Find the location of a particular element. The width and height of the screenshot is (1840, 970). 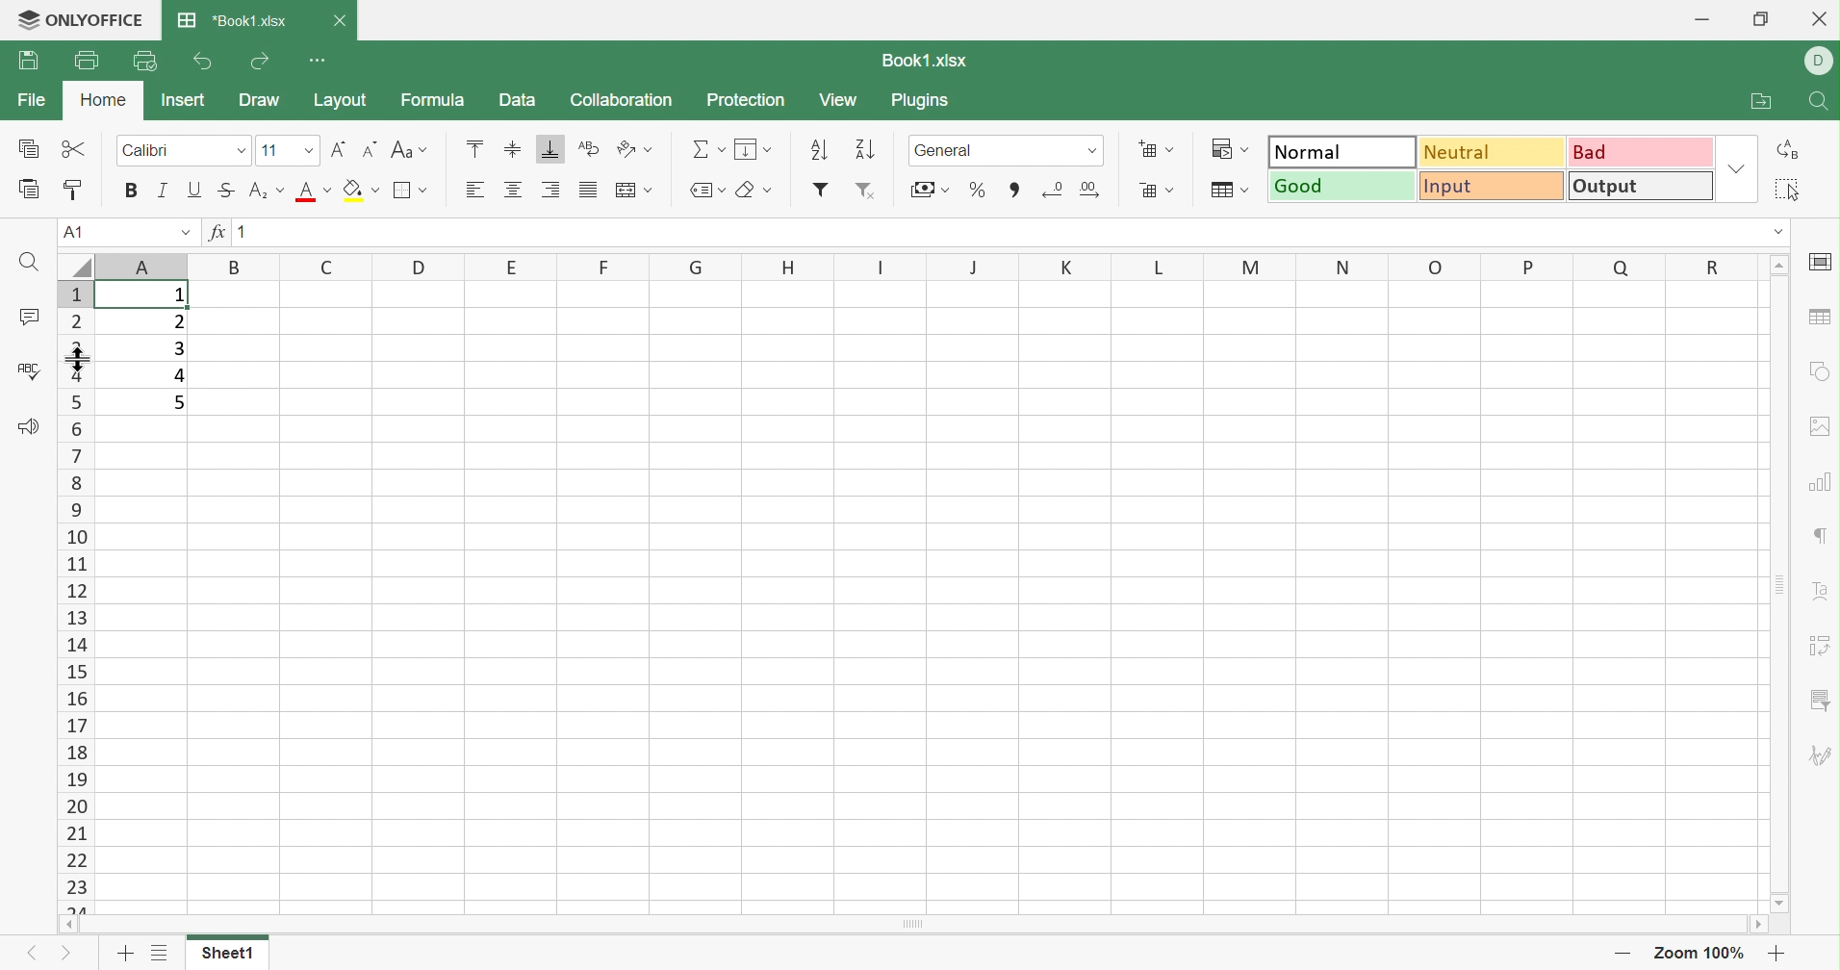

Bold is located at coordinates (130, 191).